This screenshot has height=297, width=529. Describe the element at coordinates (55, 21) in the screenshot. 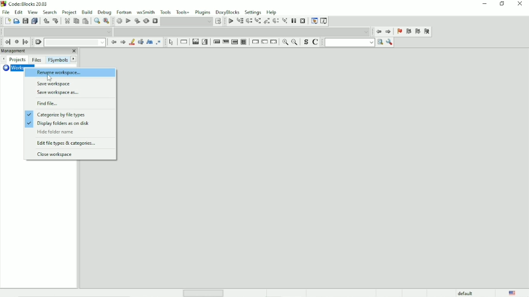

I see `Redo` at that location.